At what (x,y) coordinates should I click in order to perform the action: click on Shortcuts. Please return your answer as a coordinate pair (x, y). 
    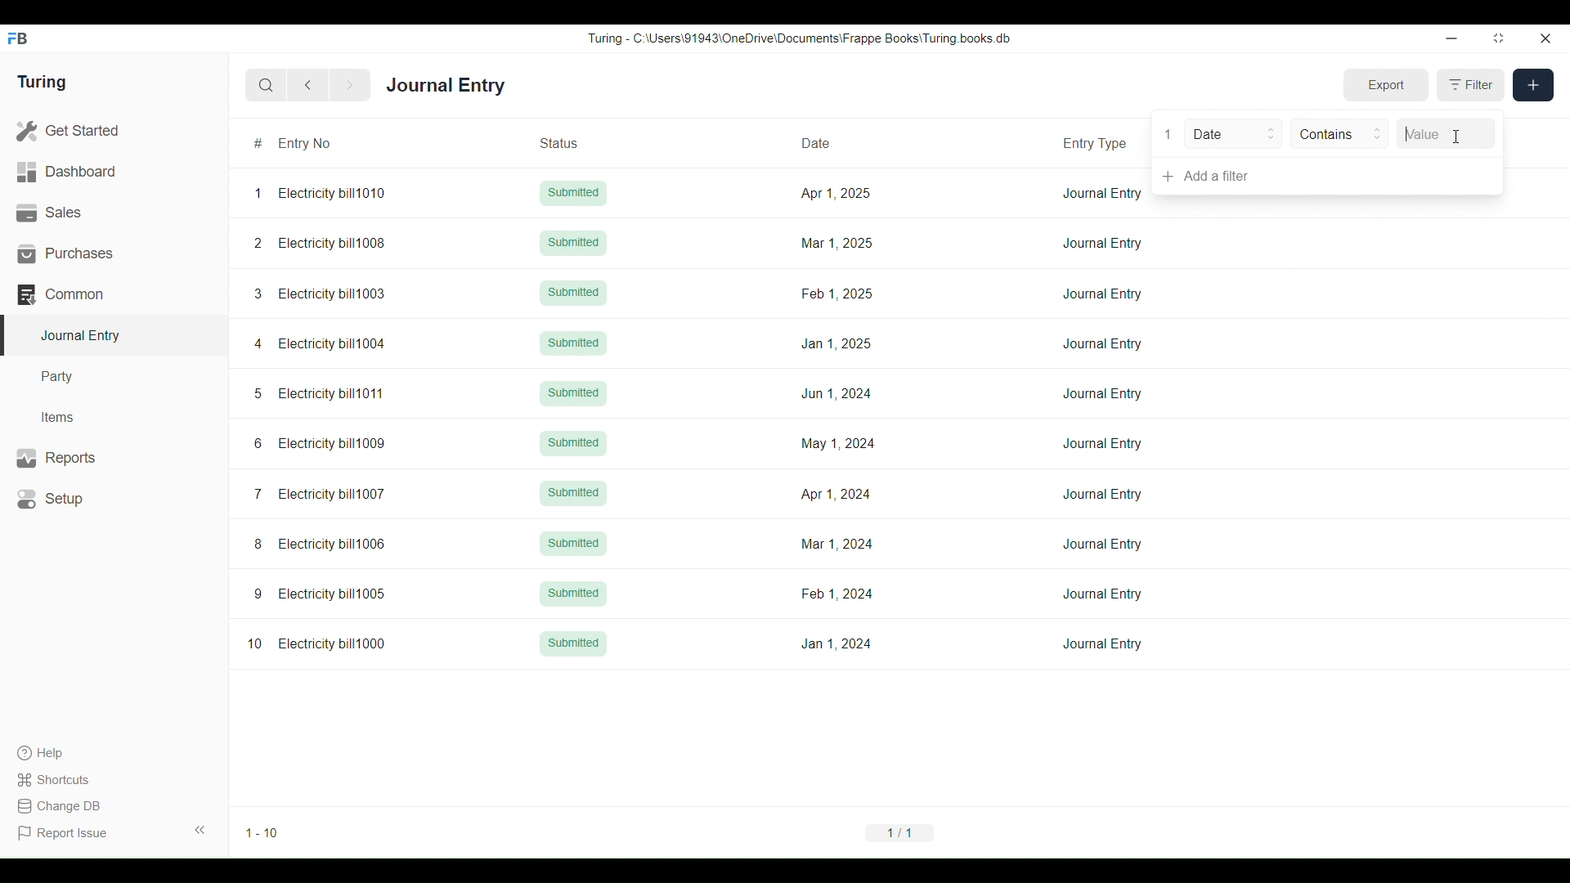
    Looking at the image, I should click on (63, 780).